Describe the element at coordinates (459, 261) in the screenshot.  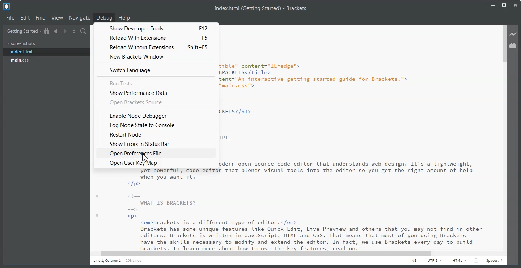
I see `HTML` at that location.